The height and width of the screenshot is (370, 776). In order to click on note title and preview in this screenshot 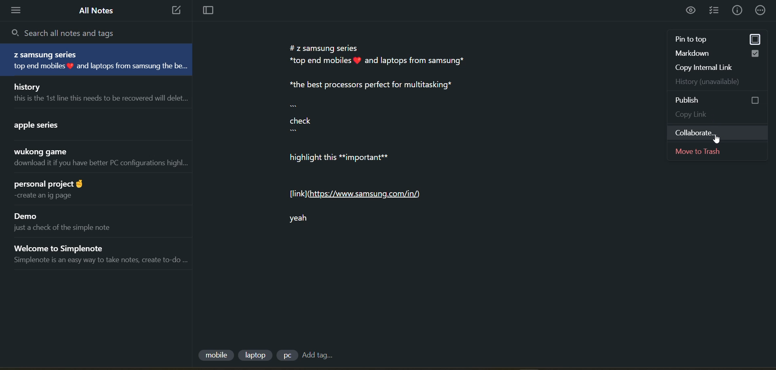, I will do `click(99, 60)`.